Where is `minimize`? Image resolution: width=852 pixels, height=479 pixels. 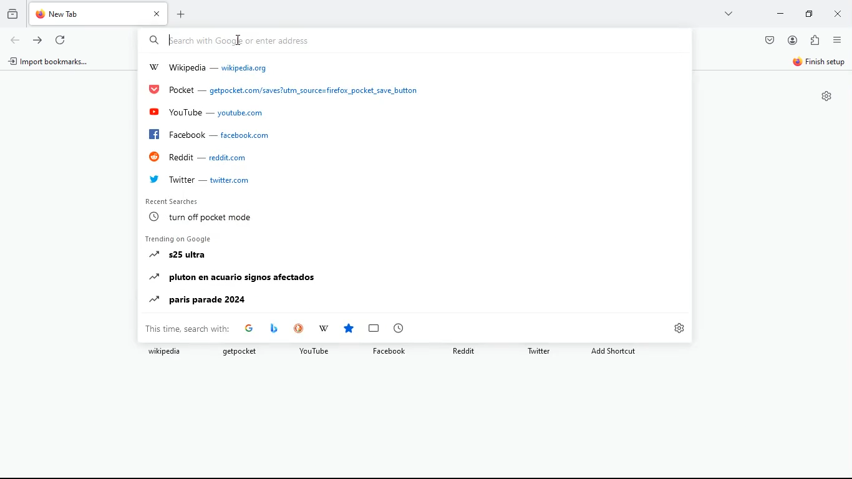 minimize is located at coordinates (778, 14).